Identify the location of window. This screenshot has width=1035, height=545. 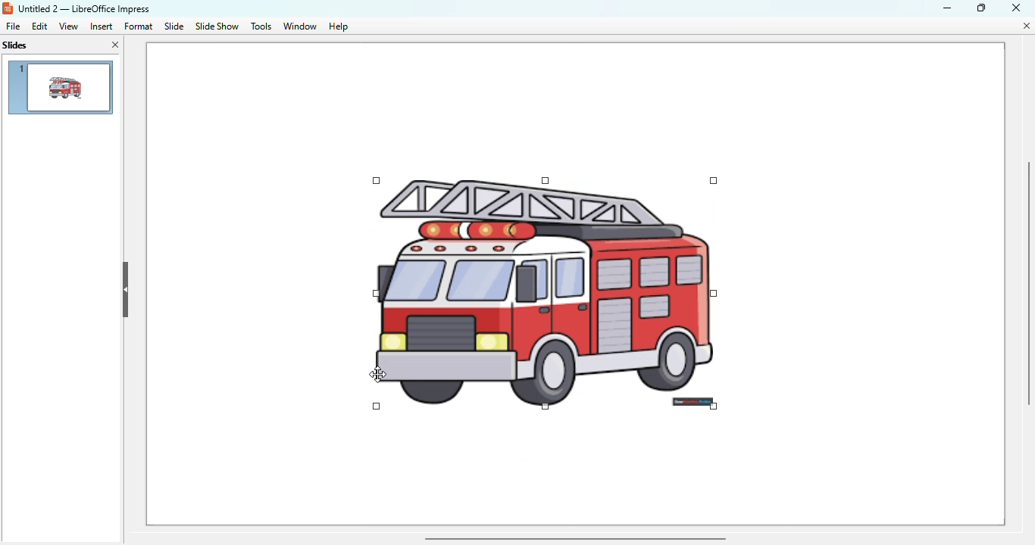
(299, 26).